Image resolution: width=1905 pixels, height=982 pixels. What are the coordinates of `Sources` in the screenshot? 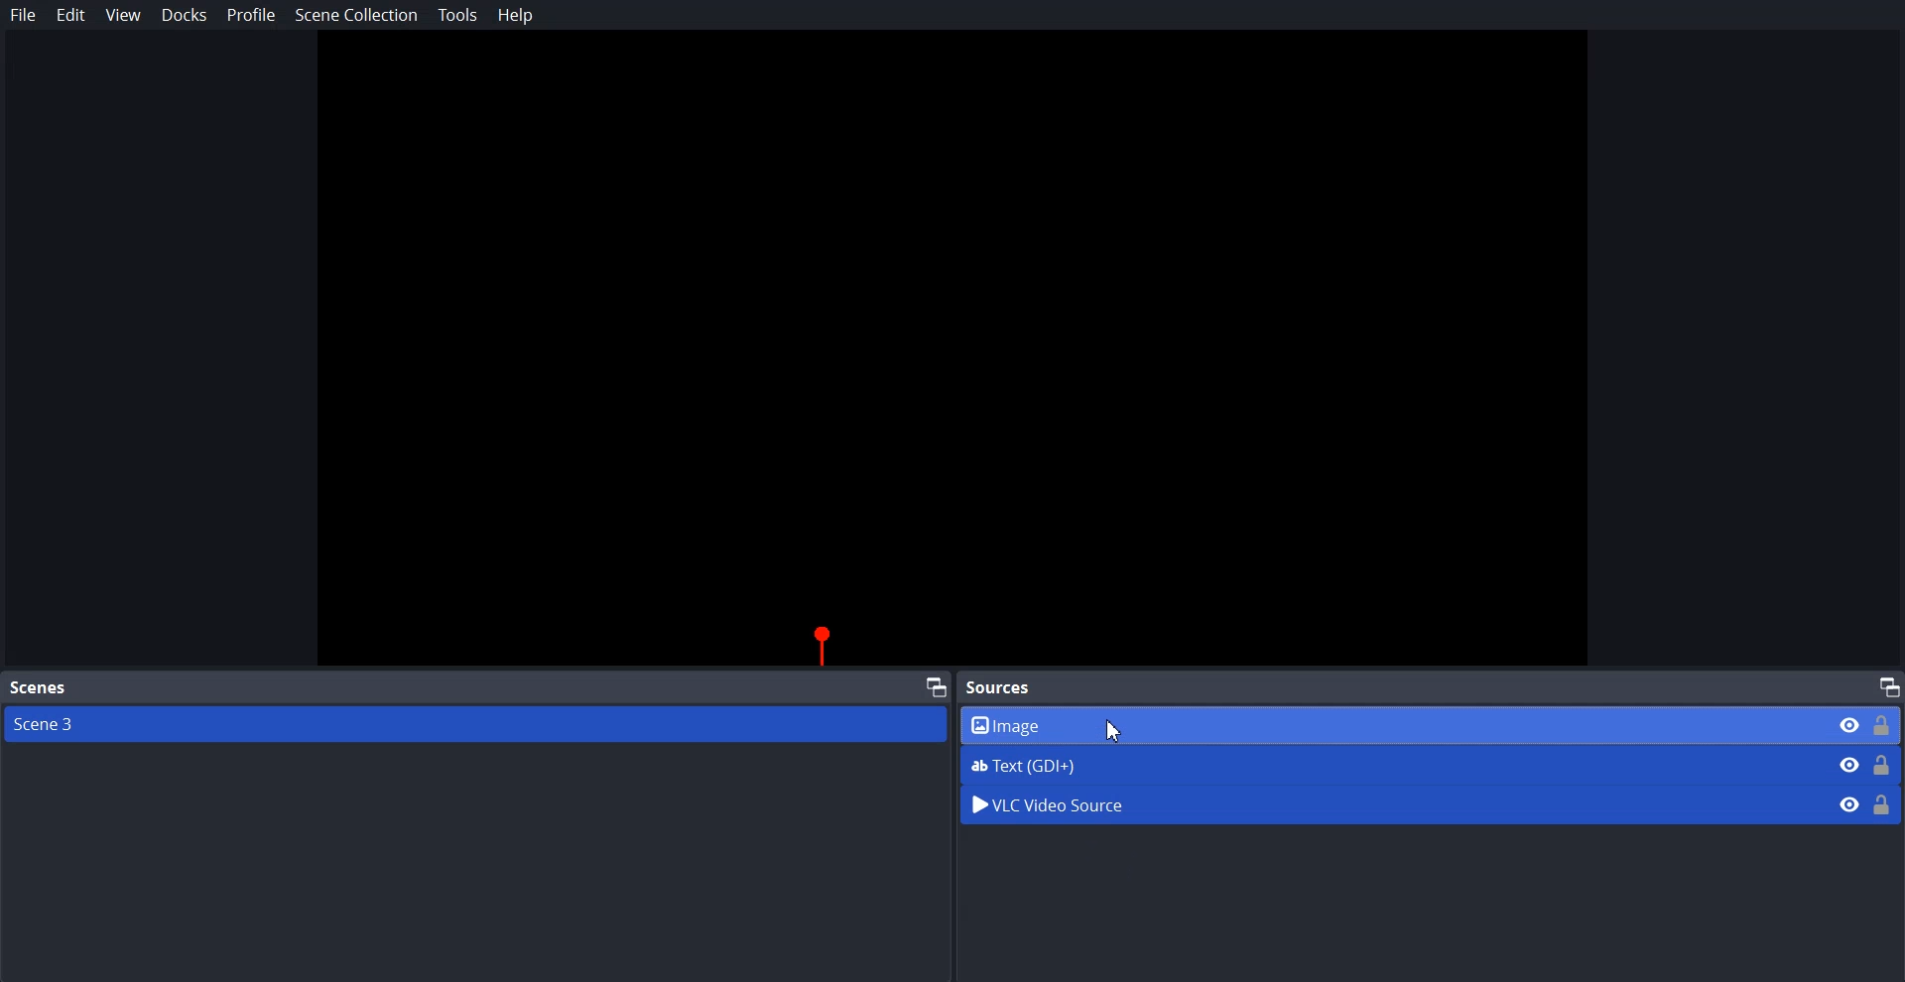 It's located at (1004, 686).